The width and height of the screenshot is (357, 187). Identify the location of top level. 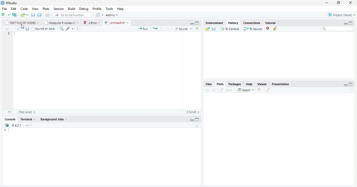
(26, 112).